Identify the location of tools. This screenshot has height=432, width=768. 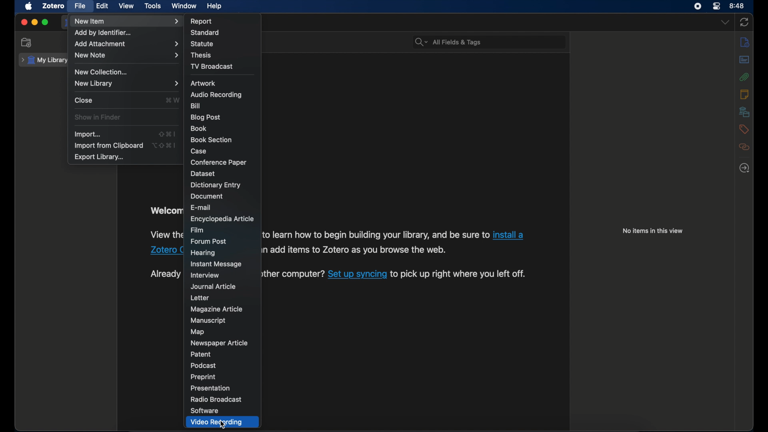
(153, 6).